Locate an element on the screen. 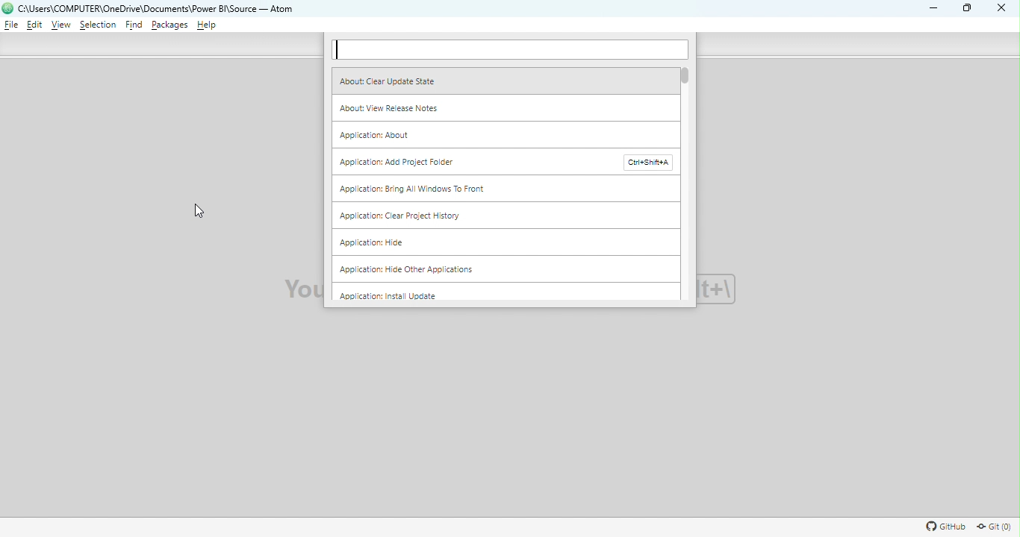  Application: Bring all windows to front is located at coordinates (502, 190).